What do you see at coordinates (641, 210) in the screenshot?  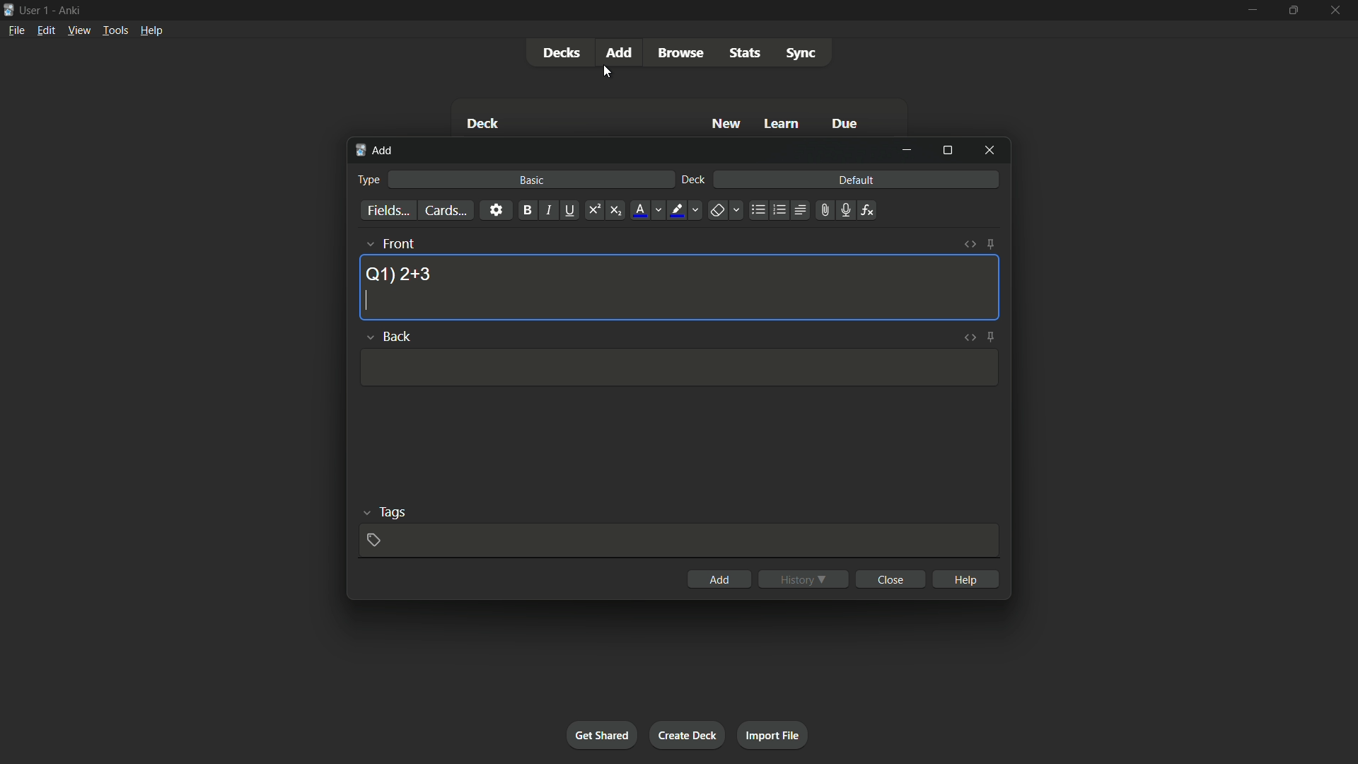 I see `font color` at bounding box center [641, 210].